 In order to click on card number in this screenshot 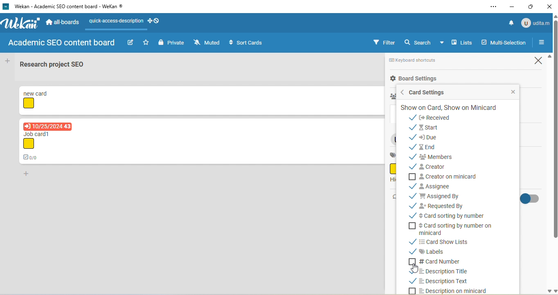, I will do `click(438, 260)`.